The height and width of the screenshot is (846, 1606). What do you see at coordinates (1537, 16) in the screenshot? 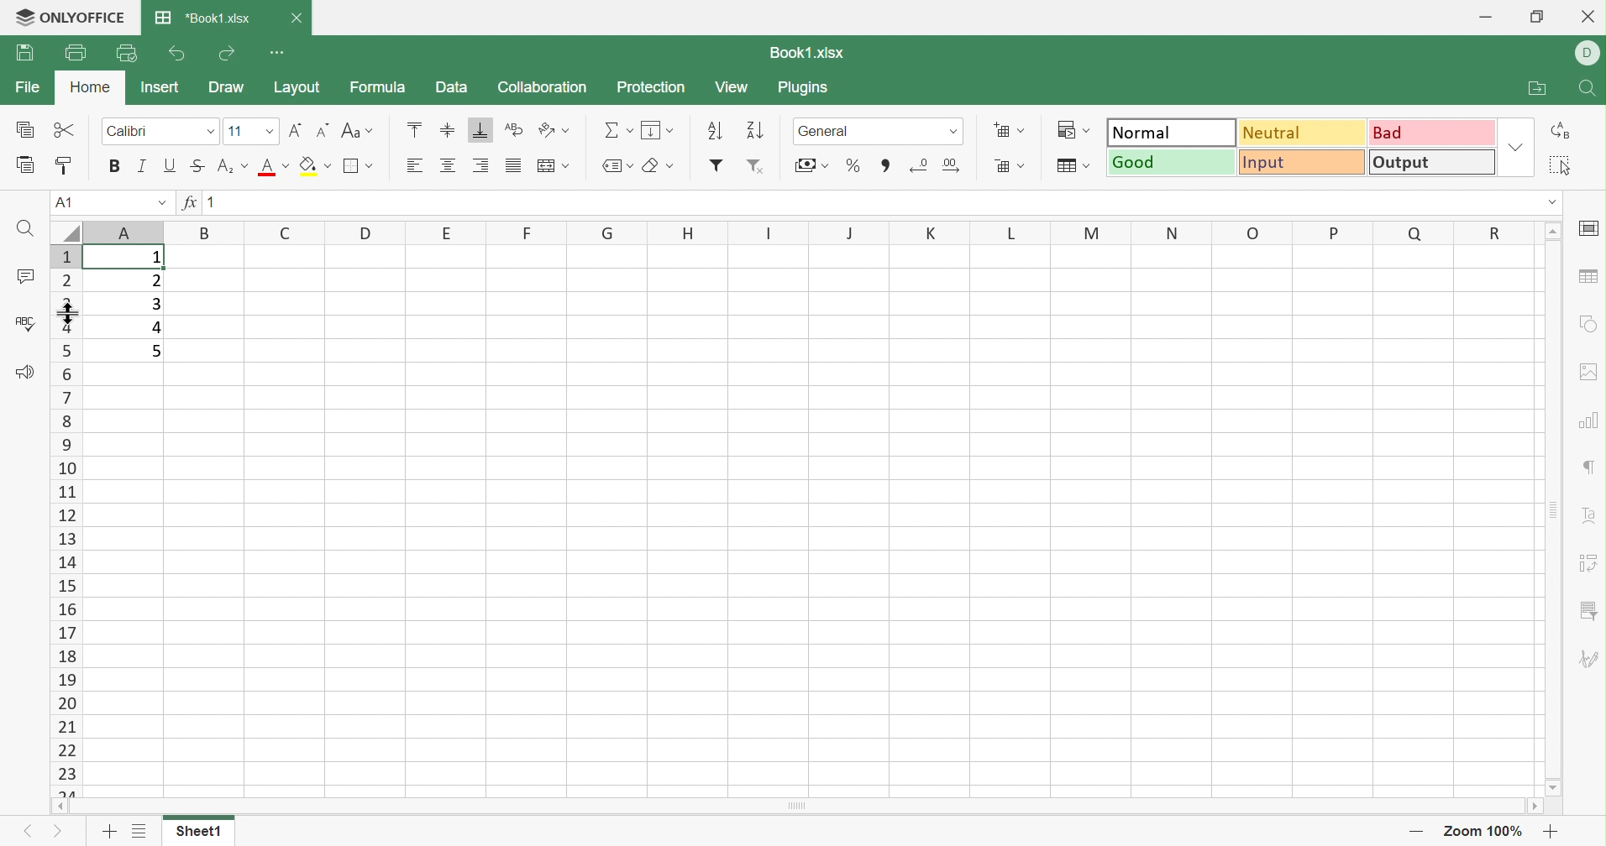
I see `Restore Down` at bounding box center [1537, 16].